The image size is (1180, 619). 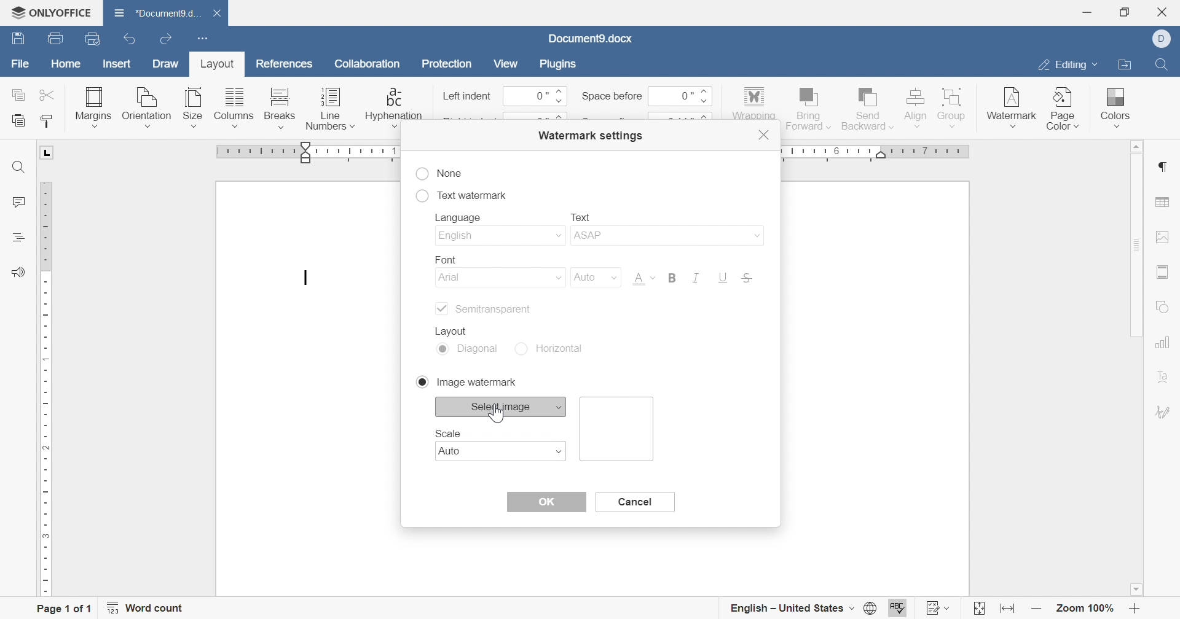 I want to click on scroll down, so click(x=1136, y=590).